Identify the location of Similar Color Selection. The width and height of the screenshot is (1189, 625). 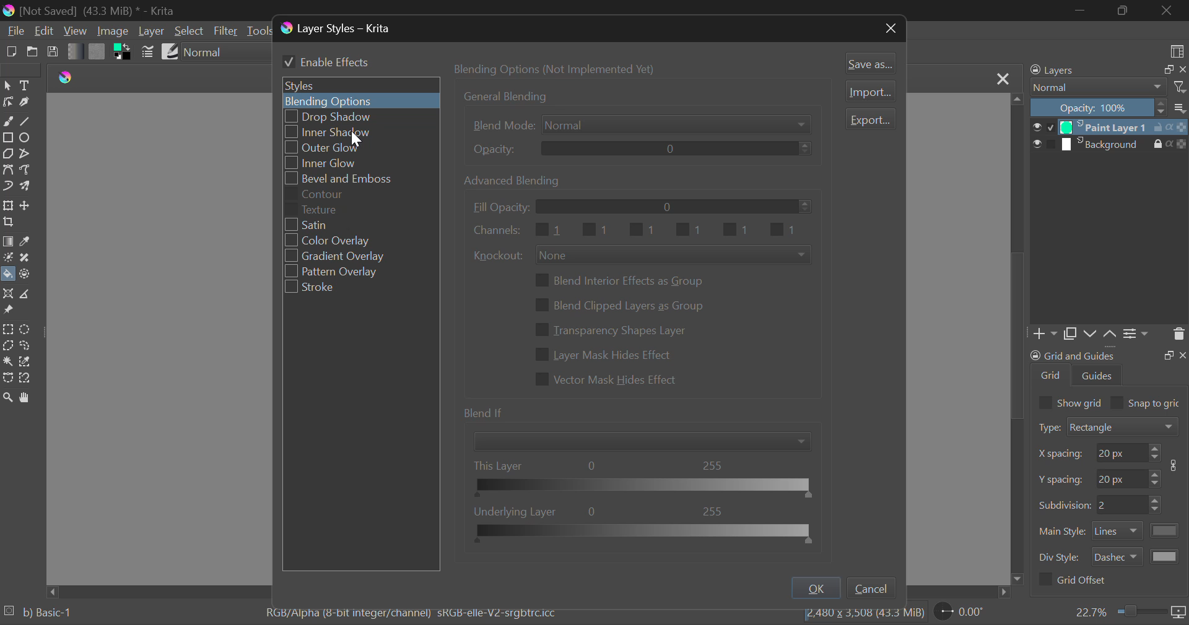
(25, 363).